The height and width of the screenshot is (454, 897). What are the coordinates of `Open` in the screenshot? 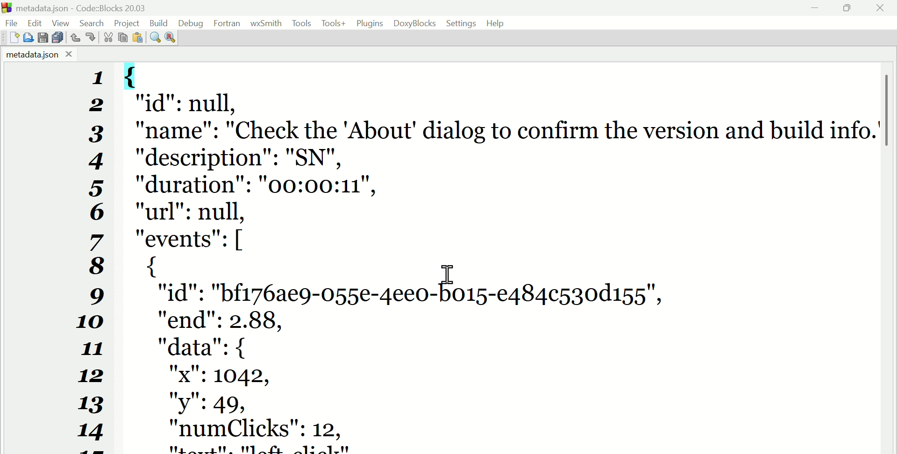 It's located at (30, 36).